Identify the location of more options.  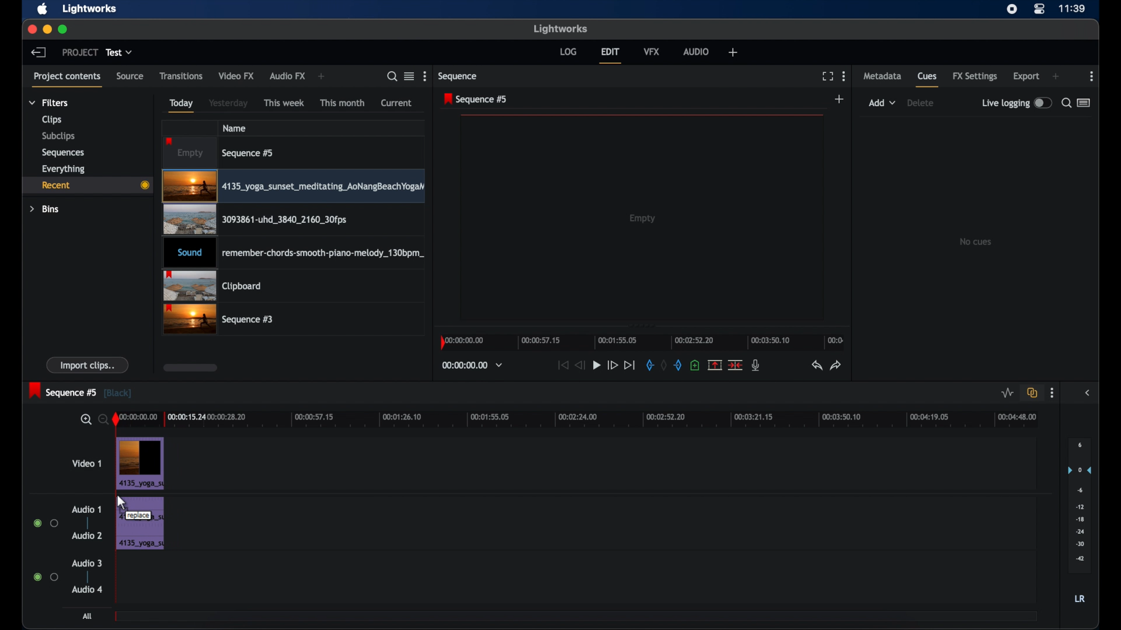
(844, 76).